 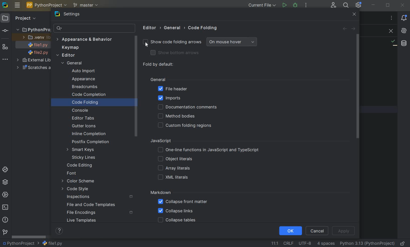 I want to click on SCROLLBAR, so click(x=29, y=237).